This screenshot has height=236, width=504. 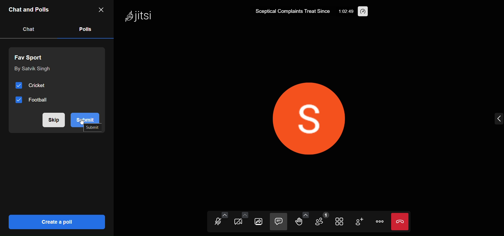 I want to click on fav sport, so click(x=31, y=56).